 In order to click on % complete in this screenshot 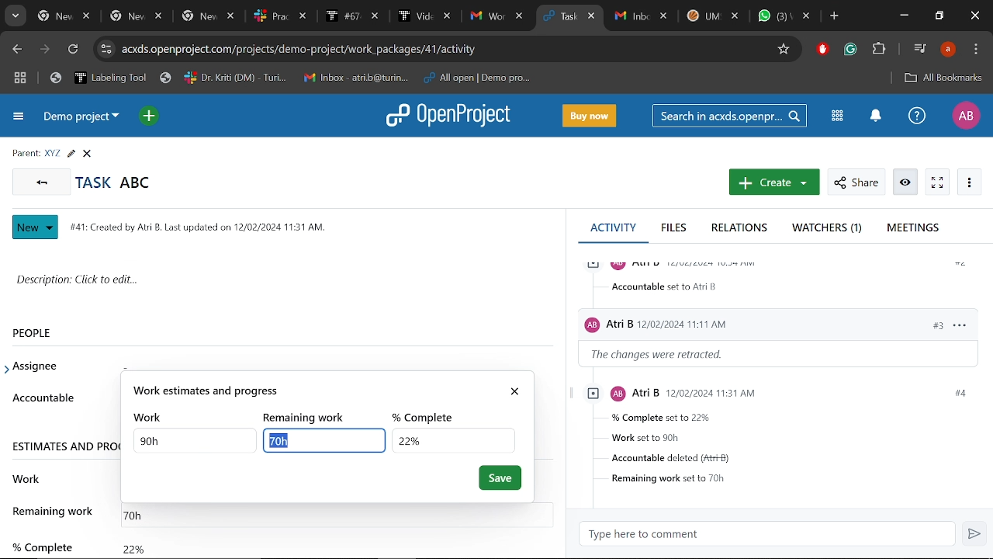, I will do `click(41, 540)`.